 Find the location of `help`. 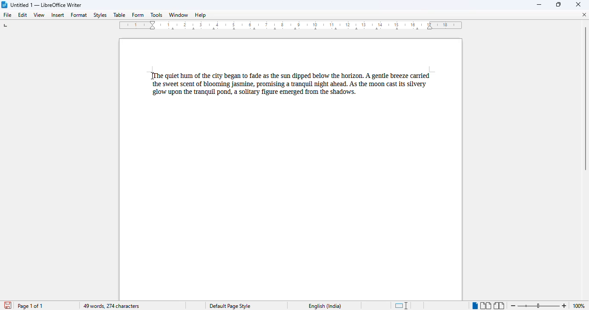

help is located at coordinates (201, 15).